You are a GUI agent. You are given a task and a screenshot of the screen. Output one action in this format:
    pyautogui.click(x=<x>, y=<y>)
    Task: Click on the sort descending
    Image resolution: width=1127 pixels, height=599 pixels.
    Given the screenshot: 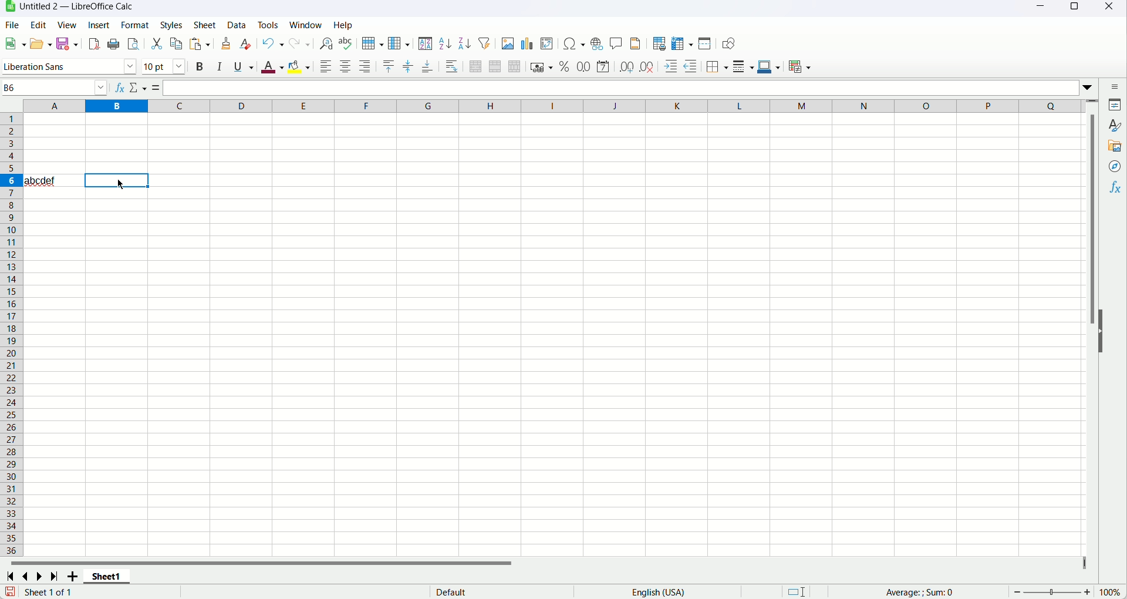 What is the action you would take?
    pyautogui.click(x=466, y=43)
    